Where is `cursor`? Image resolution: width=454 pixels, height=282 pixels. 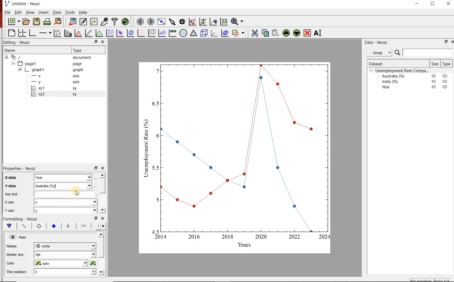
cursor is located at coordinates (78, 193).